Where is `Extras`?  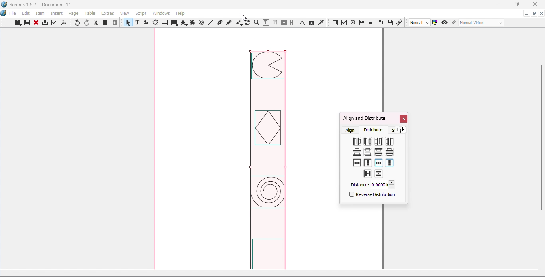
Extras is located at coordinates (109, 13).